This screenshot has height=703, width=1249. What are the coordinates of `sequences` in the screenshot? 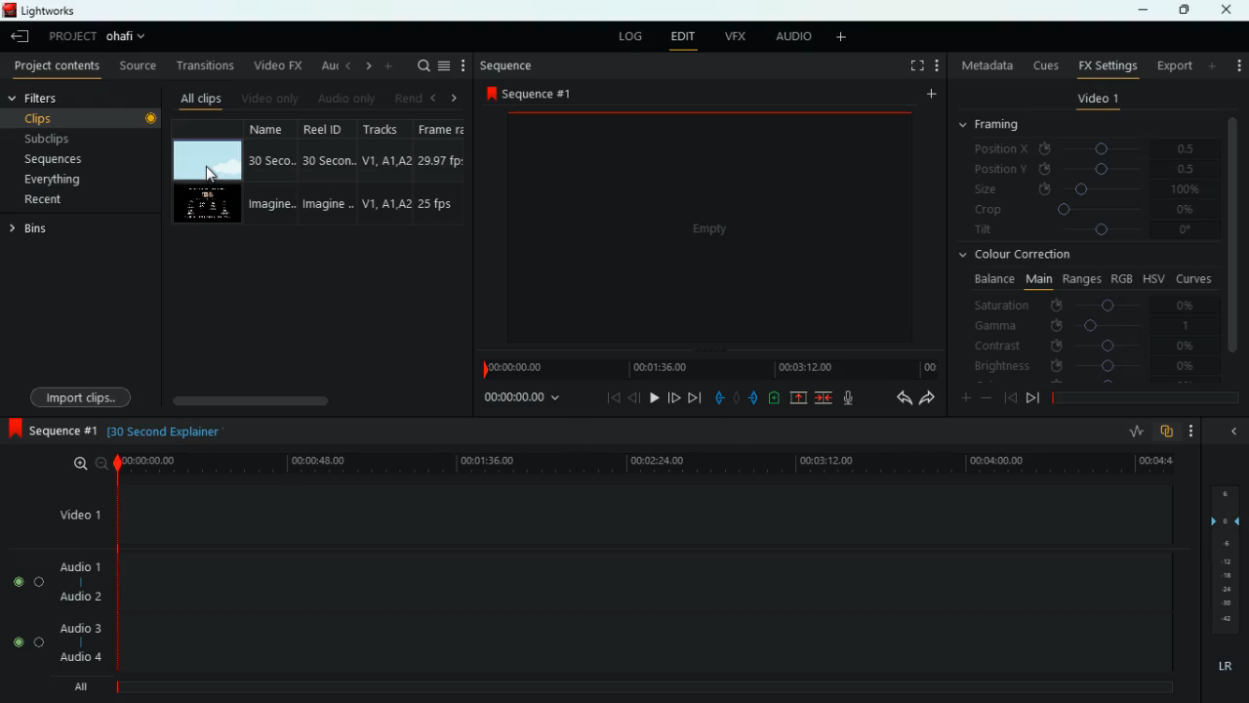 It's located at (64, 161).